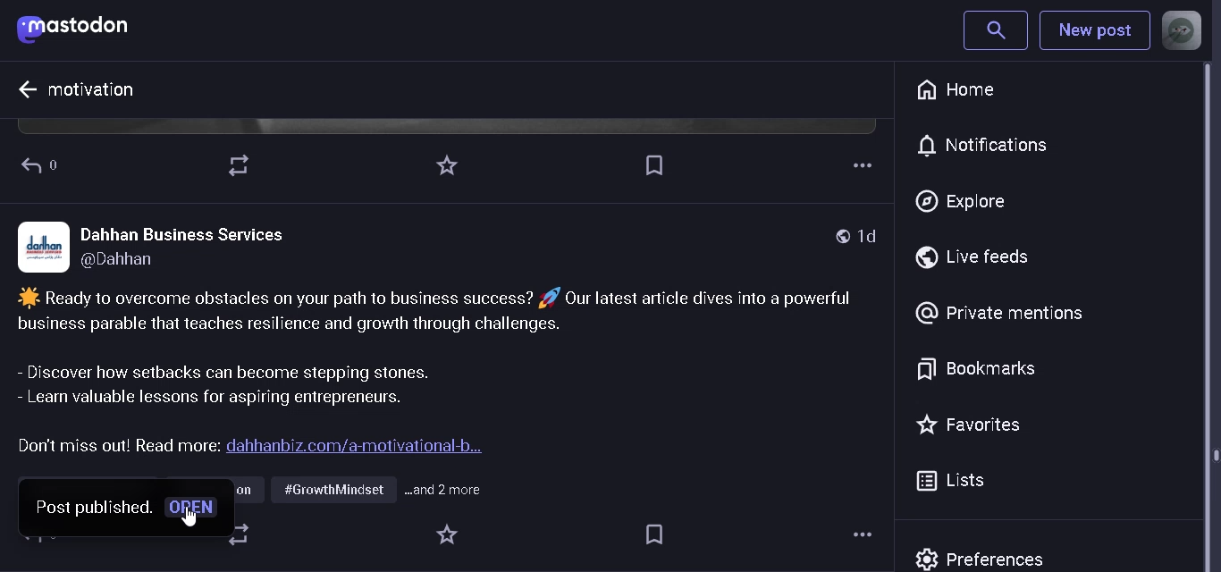  Describe the element at coordinates (80, 29) in the screenshot. I see `mastodon` at that location.